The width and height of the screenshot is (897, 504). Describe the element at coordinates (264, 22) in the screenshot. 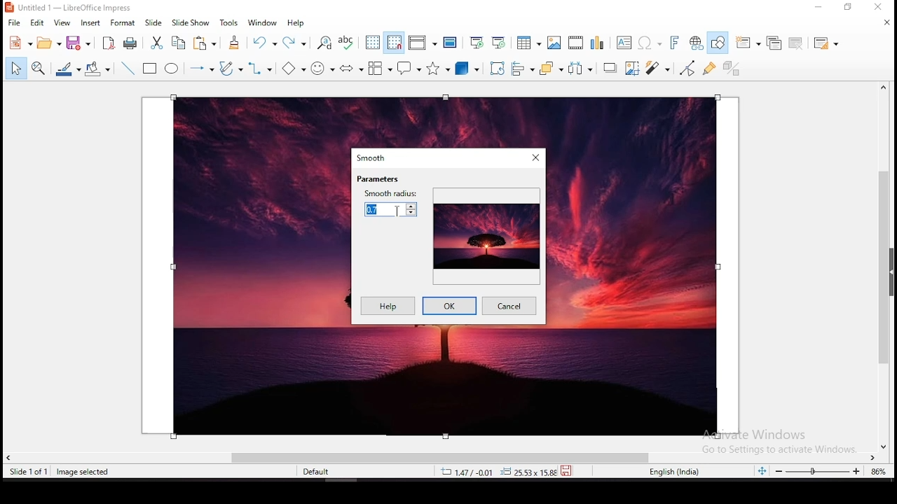

I see `window` at that location.